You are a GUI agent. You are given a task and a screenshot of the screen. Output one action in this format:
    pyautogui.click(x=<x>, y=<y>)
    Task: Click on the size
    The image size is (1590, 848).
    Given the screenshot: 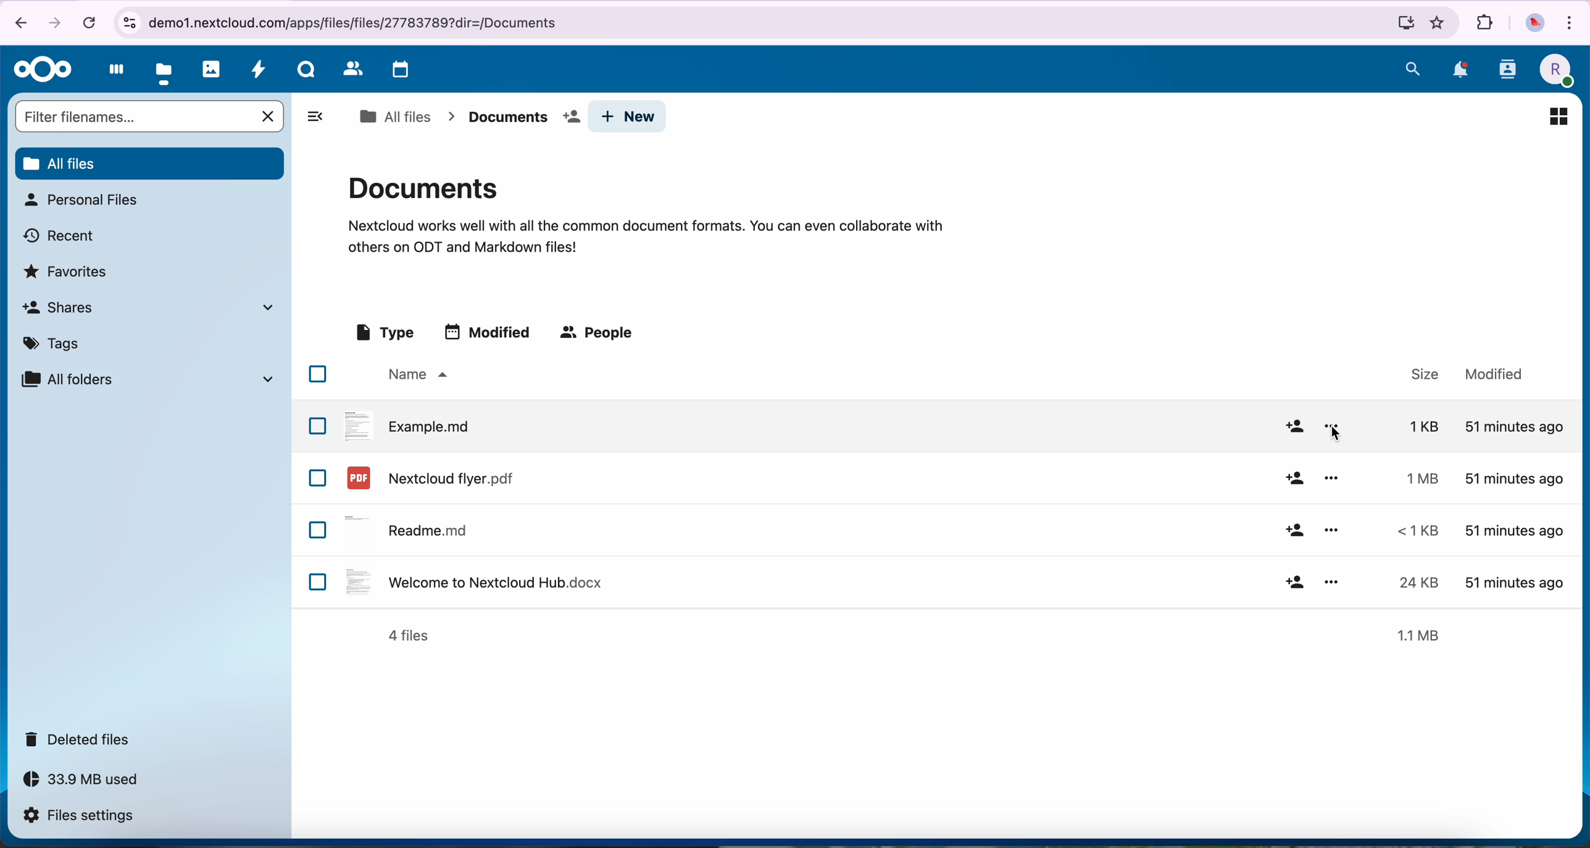 What is the action you would take?
    pyautogui.click(x=1424, y=373)
    